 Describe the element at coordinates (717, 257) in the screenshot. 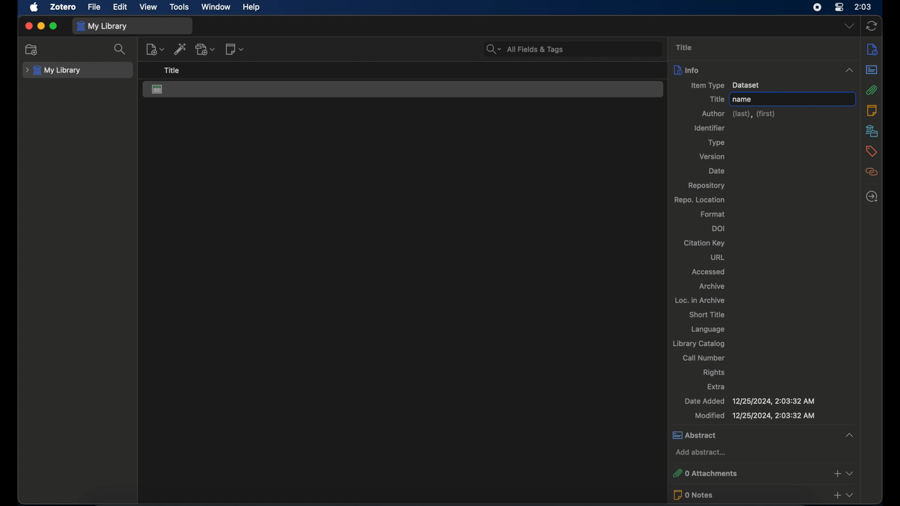

I see `url` at that location.